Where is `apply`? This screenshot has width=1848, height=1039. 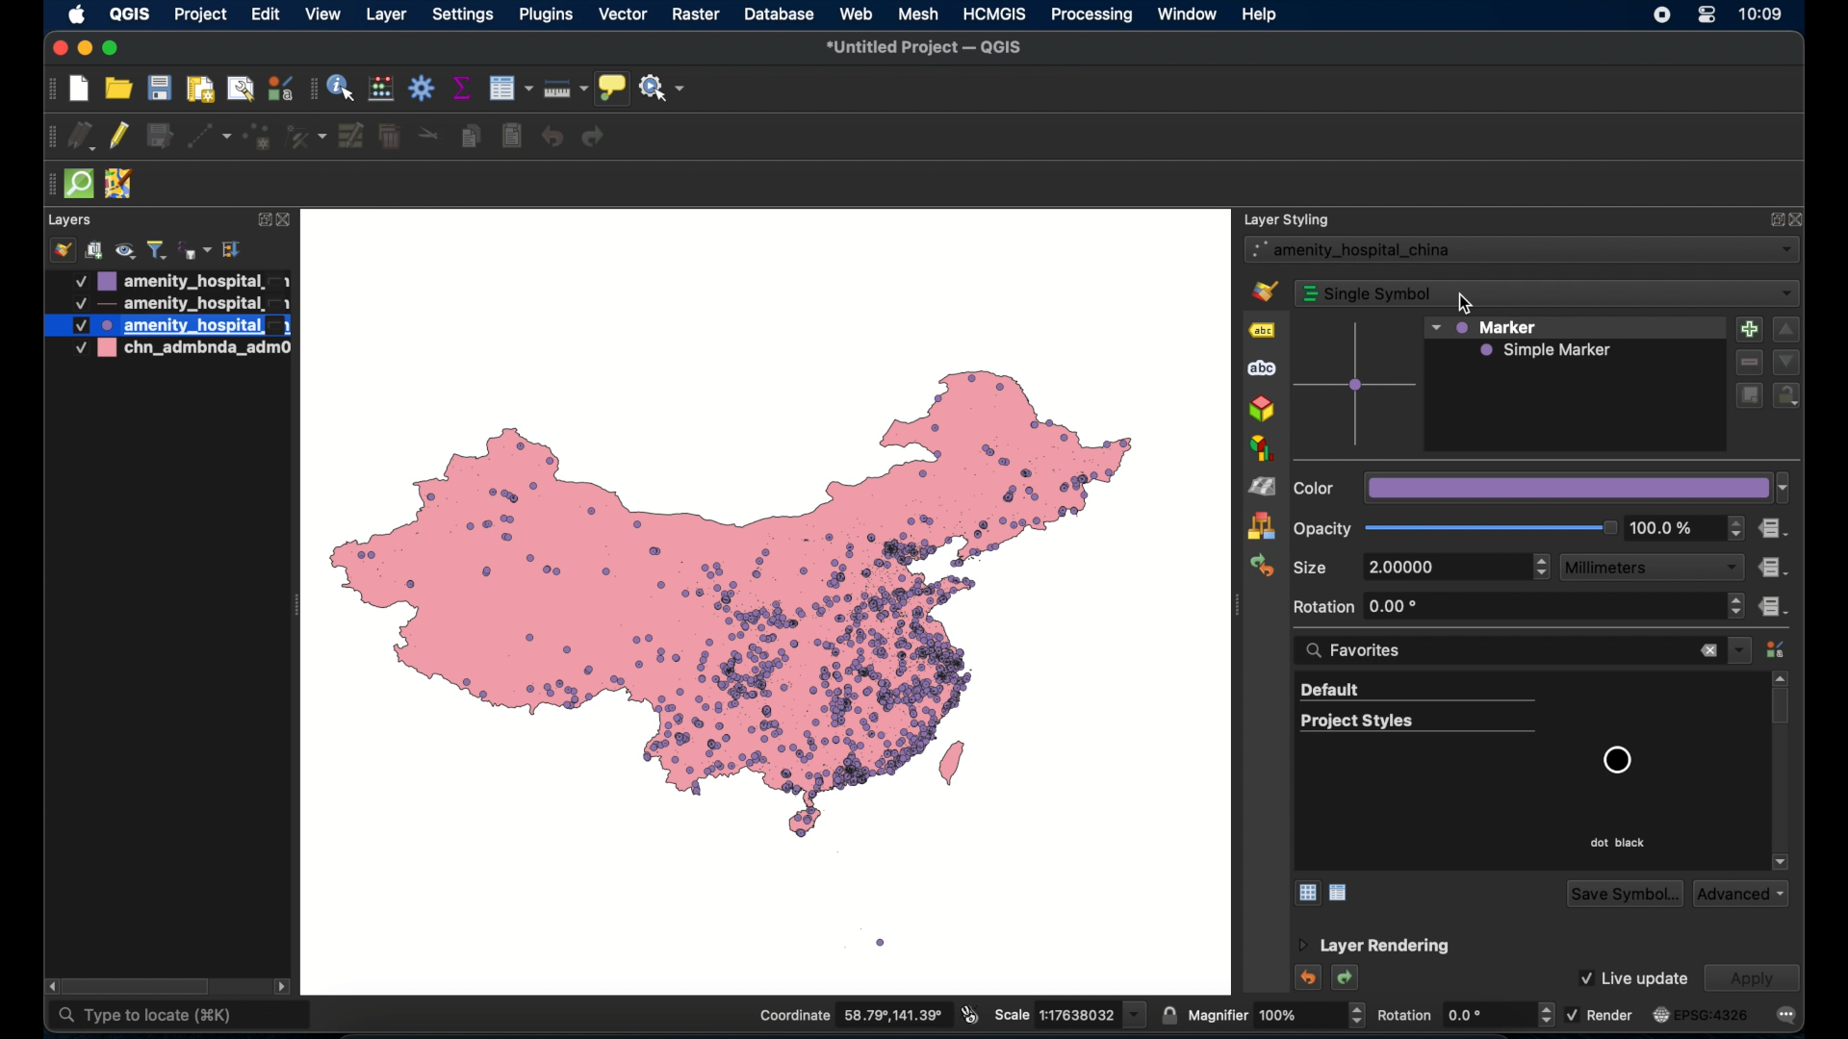 apply is located at coordinates (1751, 977).